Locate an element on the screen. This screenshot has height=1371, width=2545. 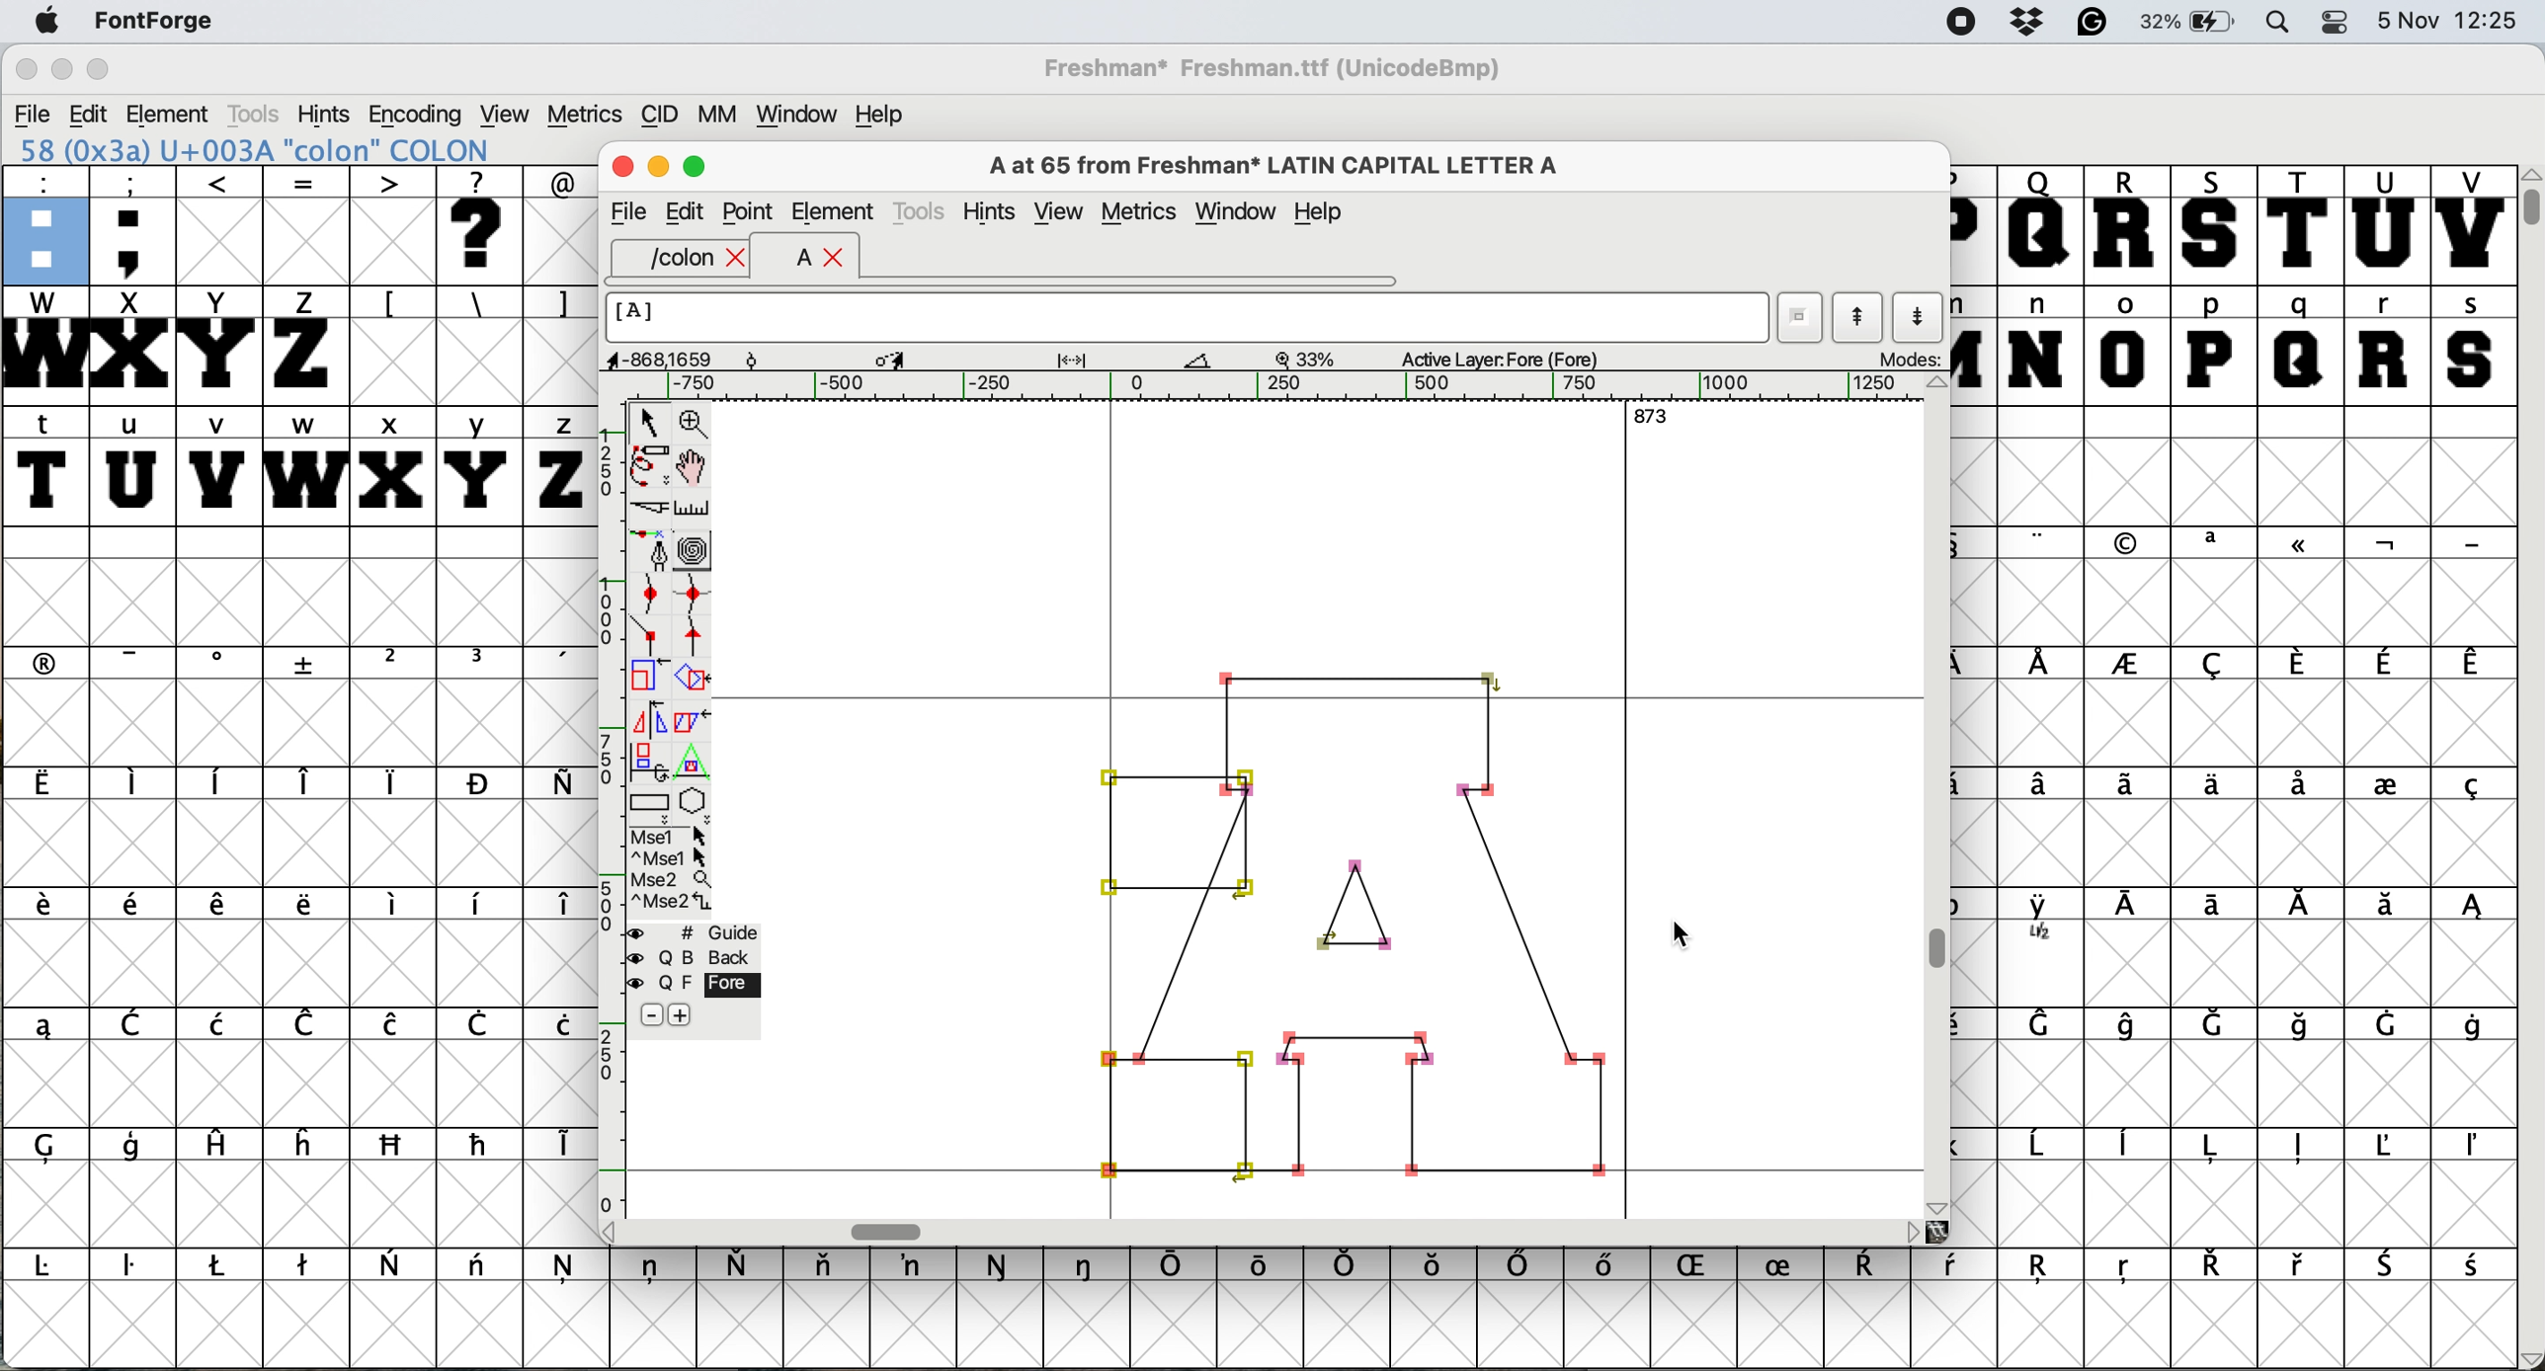
Mse1 is located at coordinates (674, 832).